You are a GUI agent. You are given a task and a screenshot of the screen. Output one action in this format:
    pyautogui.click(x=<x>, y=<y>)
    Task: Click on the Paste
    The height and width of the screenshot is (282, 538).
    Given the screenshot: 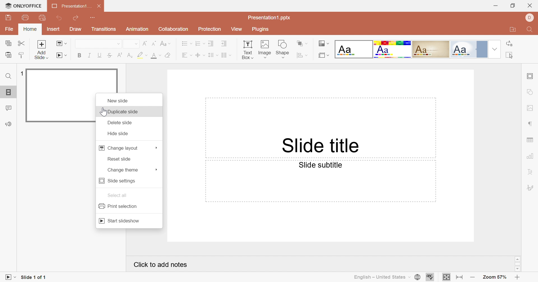 What is the action you would take?
    pyautogui.click(x=8, y=54)
    